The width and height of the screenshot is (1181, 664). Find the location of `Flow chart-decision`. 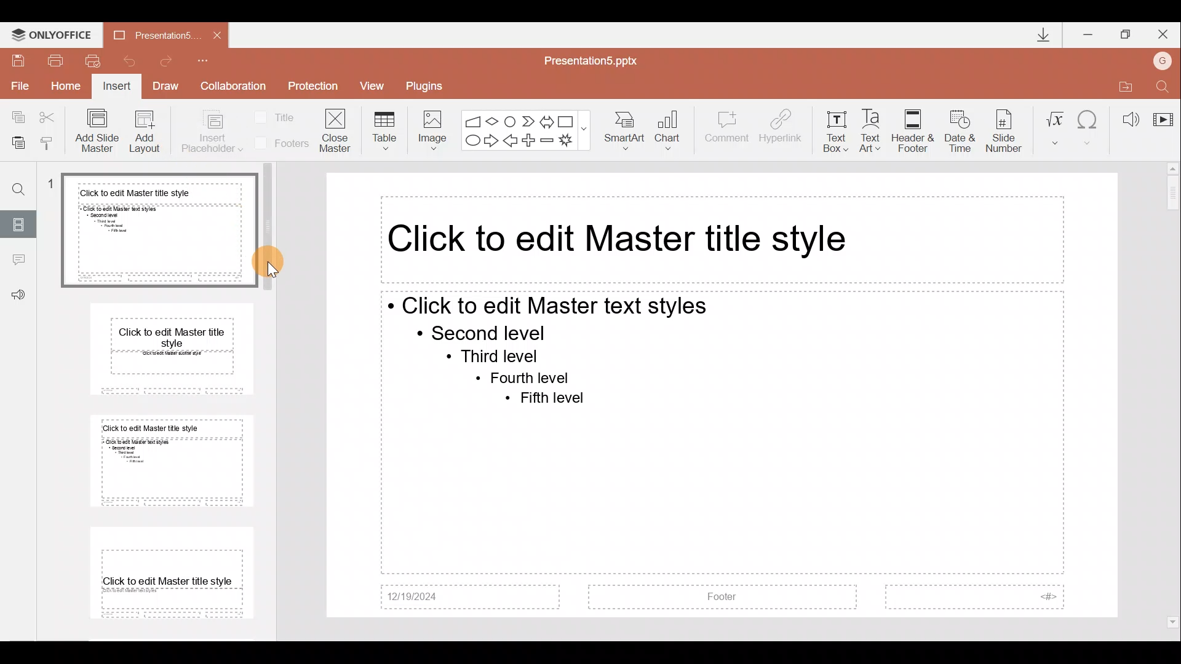

Flow chart-decision is located at coordinates (494, 121).